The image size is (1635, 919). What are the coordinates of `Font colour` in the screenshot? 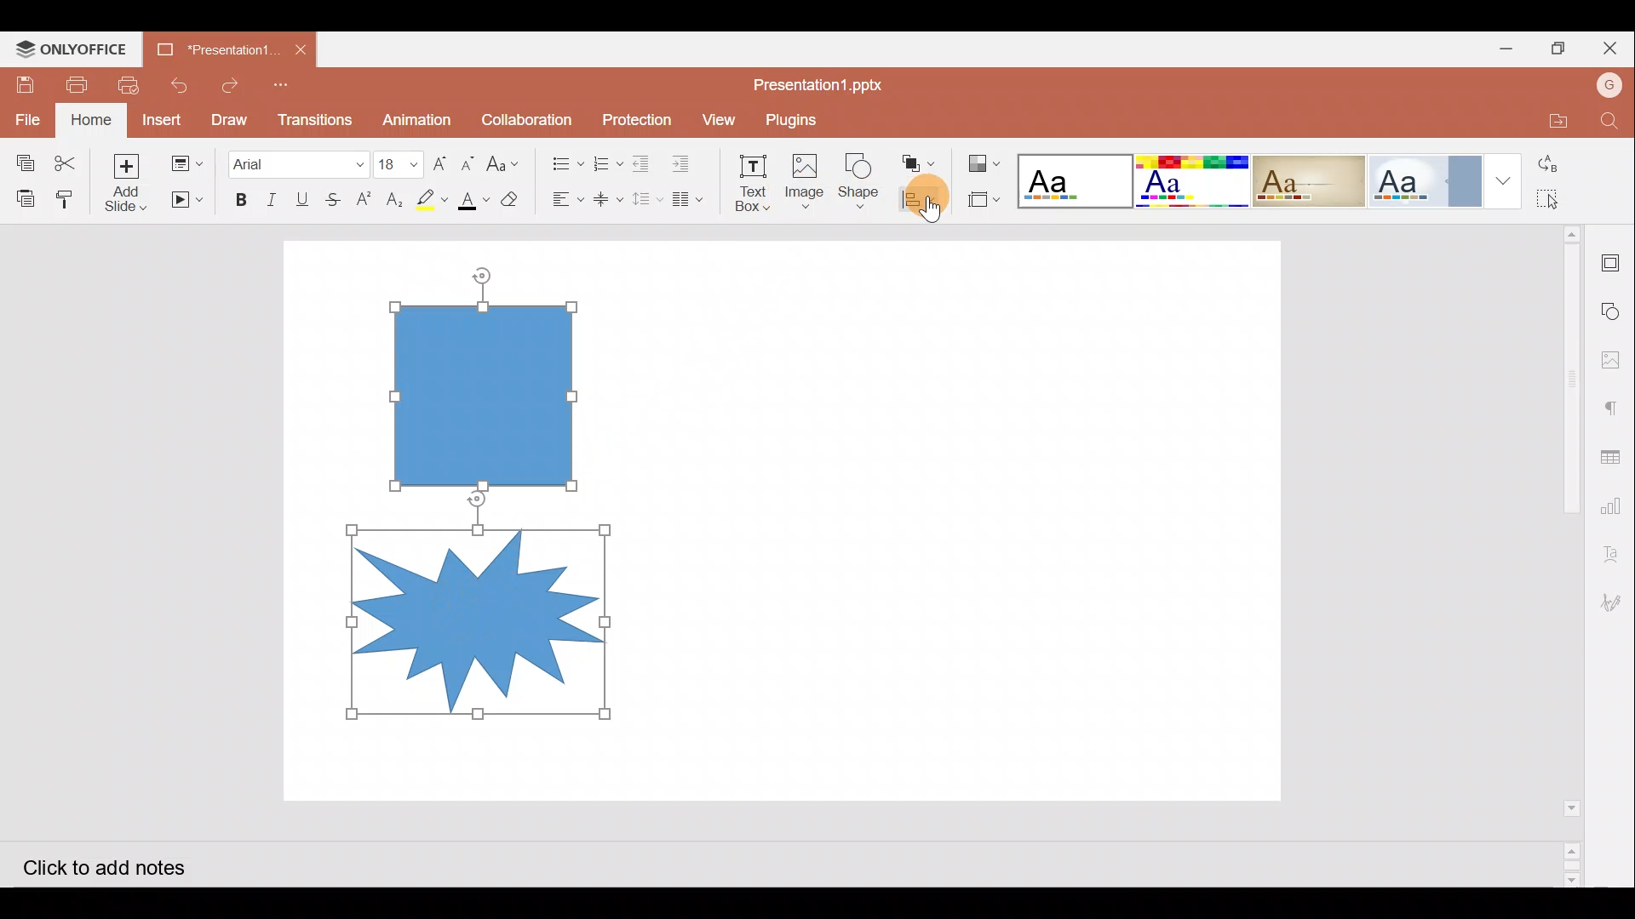 It's located at (472, 200).